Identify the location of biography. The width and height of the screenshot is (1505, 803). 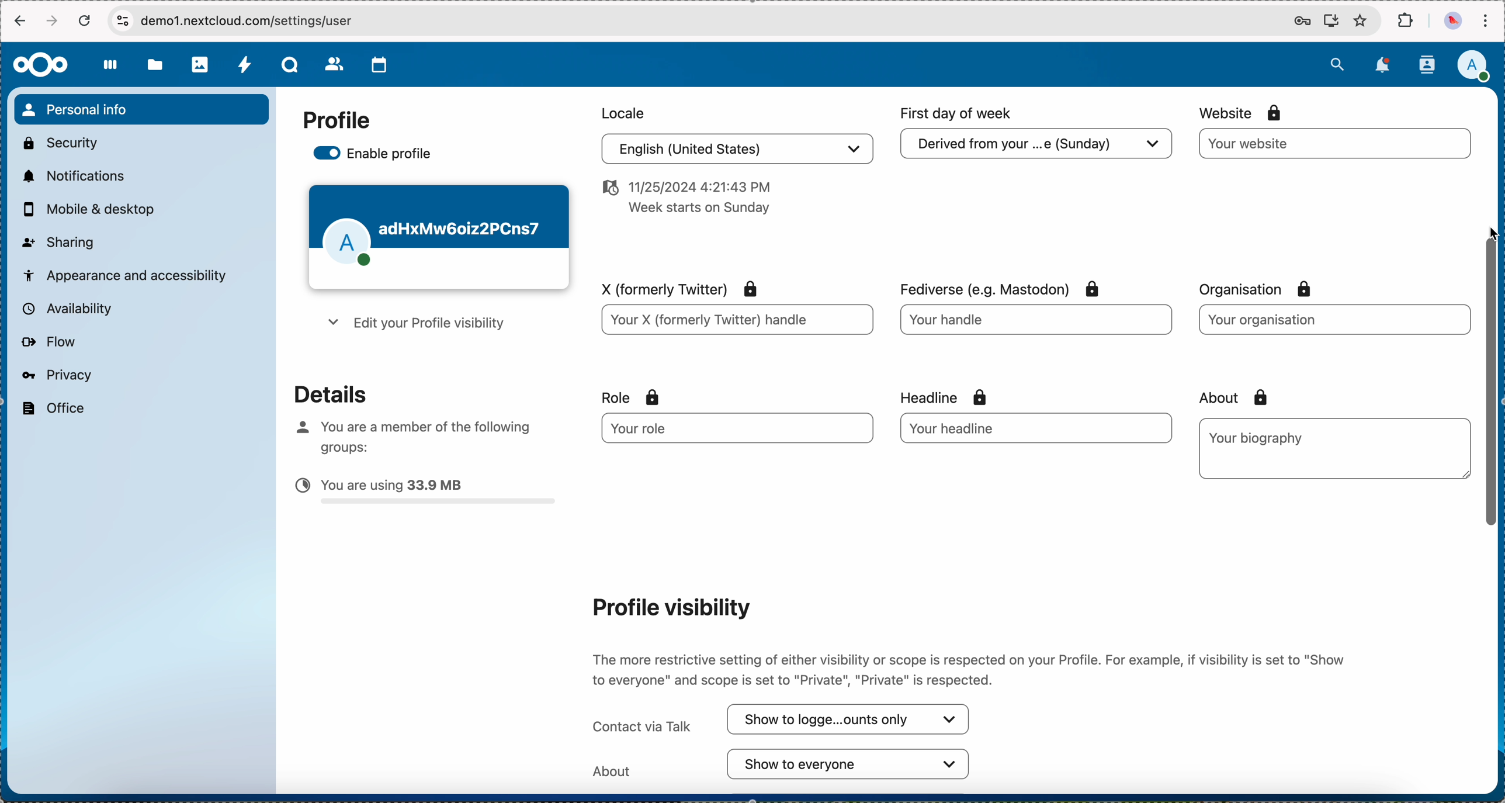
(1259, 437).